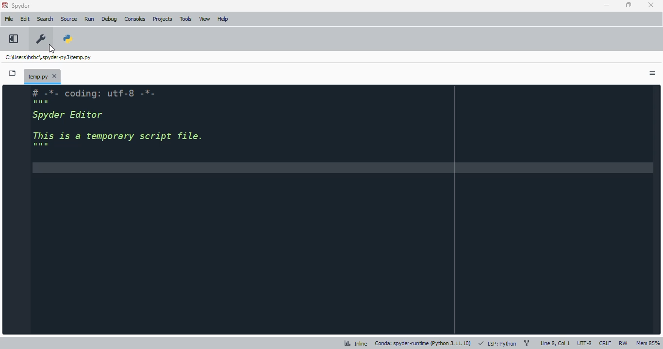 The height and width of the screenshot is (349, 663). Describe the element at coordinates (13, 73) in the screenshot. I see `browse tabs` at that location.